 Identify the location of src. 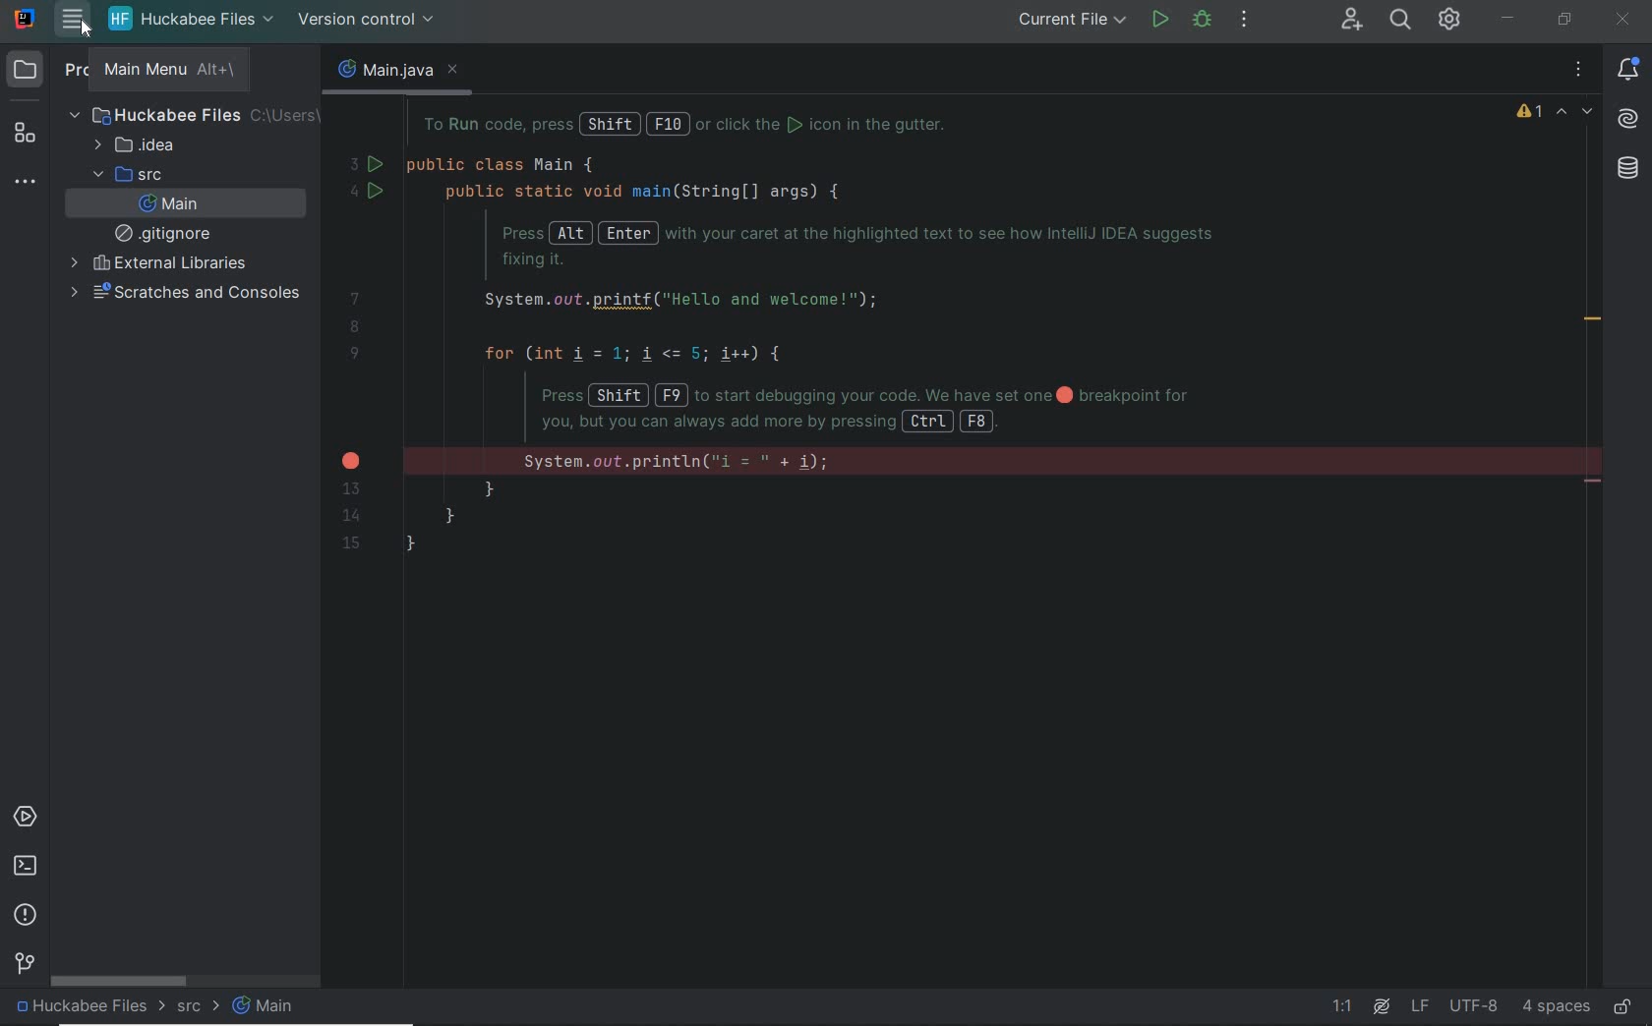
(198, 1008).